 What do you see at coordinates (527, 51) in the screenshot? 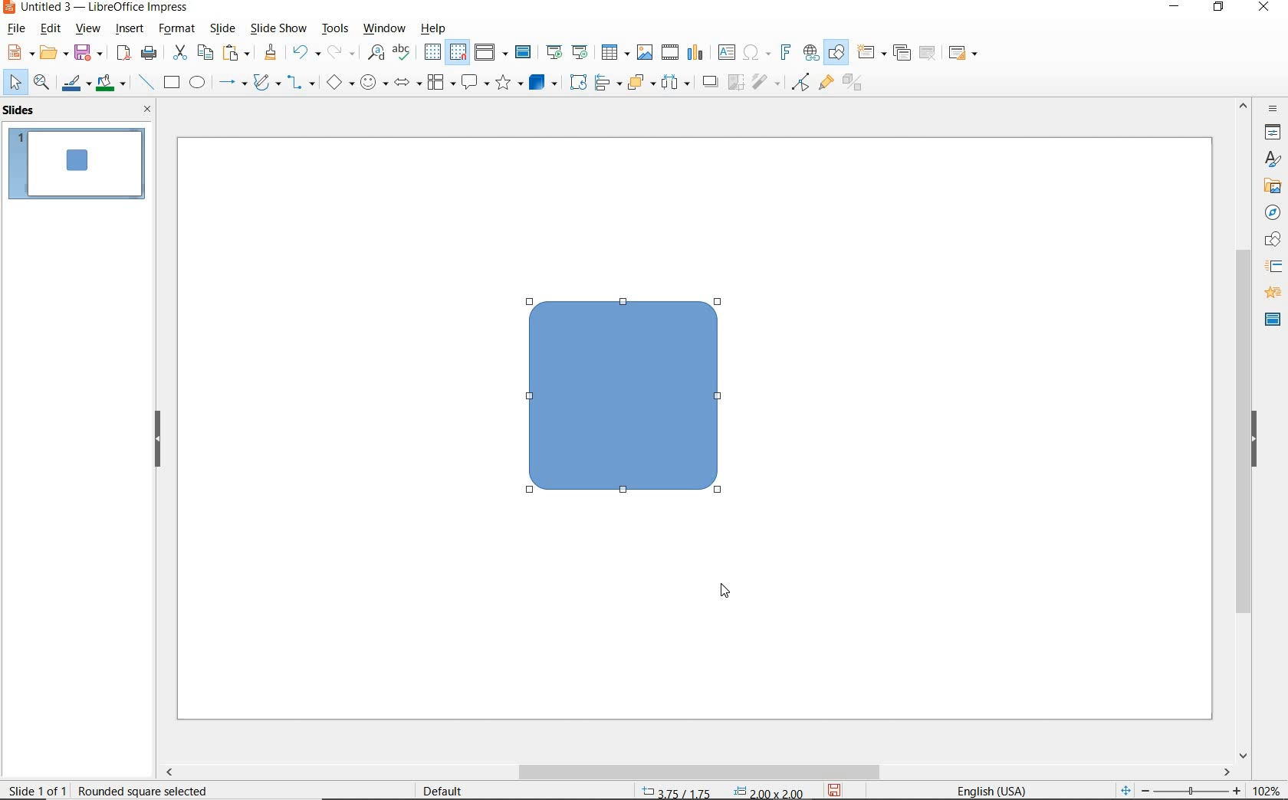
I see `master slide` at bounding box center [527, 51].